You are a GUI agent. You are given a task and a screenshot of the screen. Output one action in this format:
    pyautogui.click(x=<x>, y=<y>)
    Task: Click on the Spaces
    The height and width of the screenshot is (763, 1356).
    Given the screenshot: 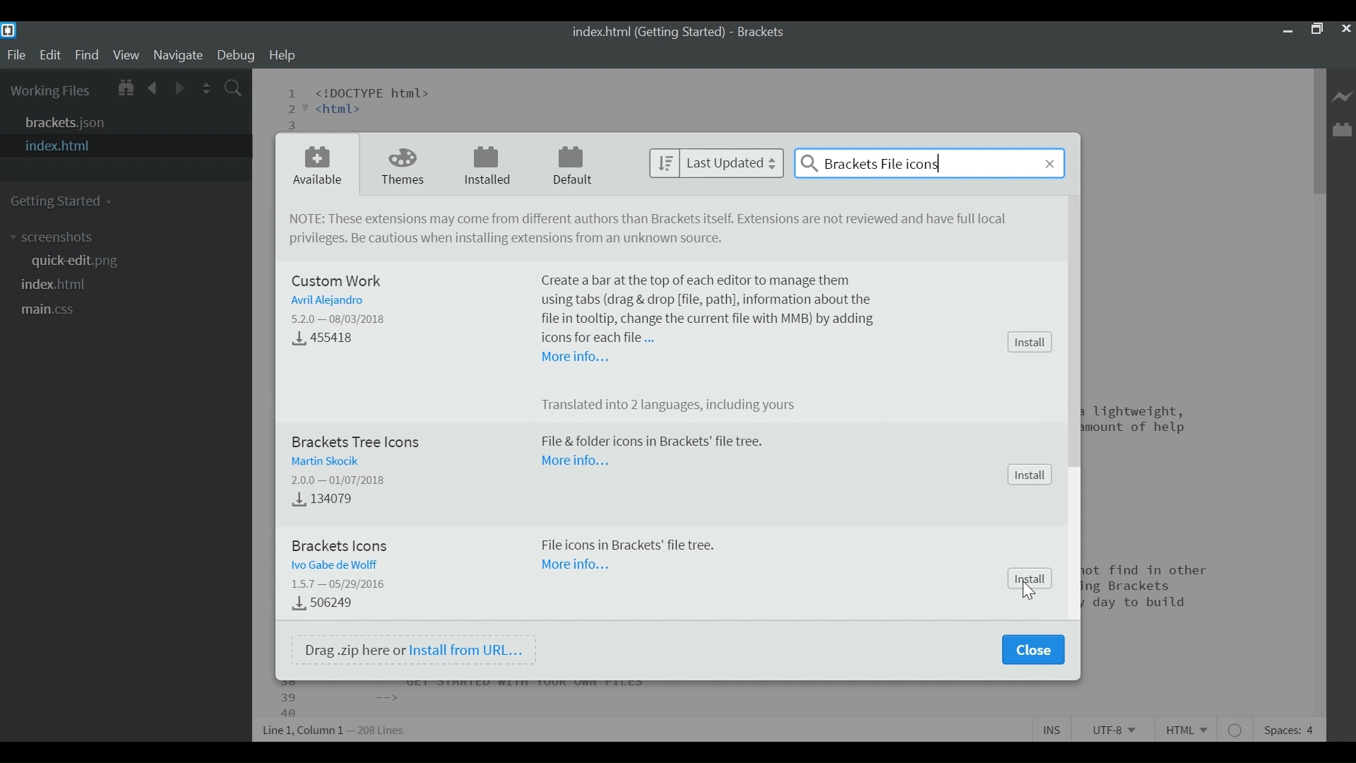 What is the action you would take?
    pyautogui.click(x=1290, y=728)
    